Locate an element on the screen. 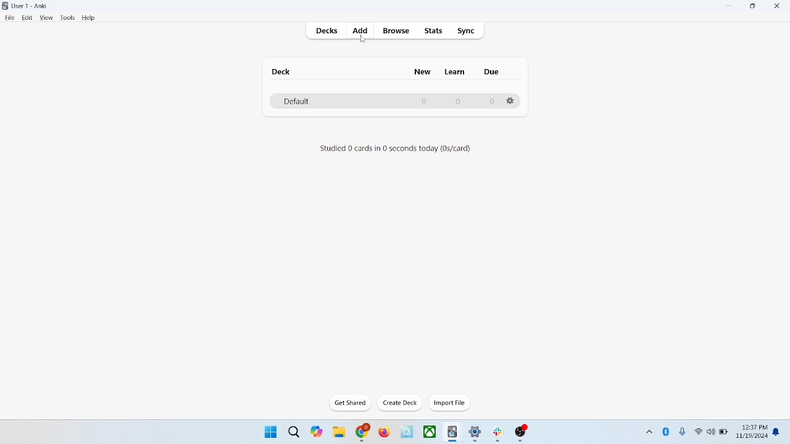  icon is located at coordinates (522, 434).